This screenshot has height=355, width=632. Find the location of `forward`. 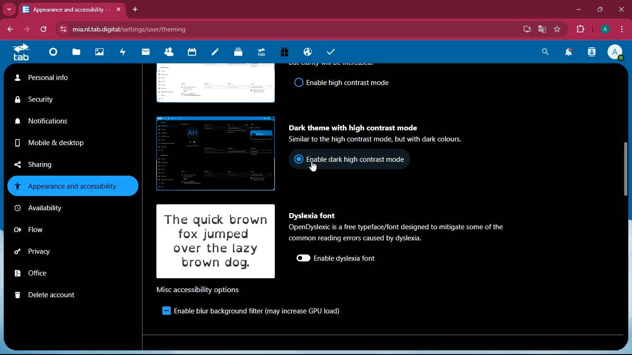

forward is located at coordinates (25, 30).